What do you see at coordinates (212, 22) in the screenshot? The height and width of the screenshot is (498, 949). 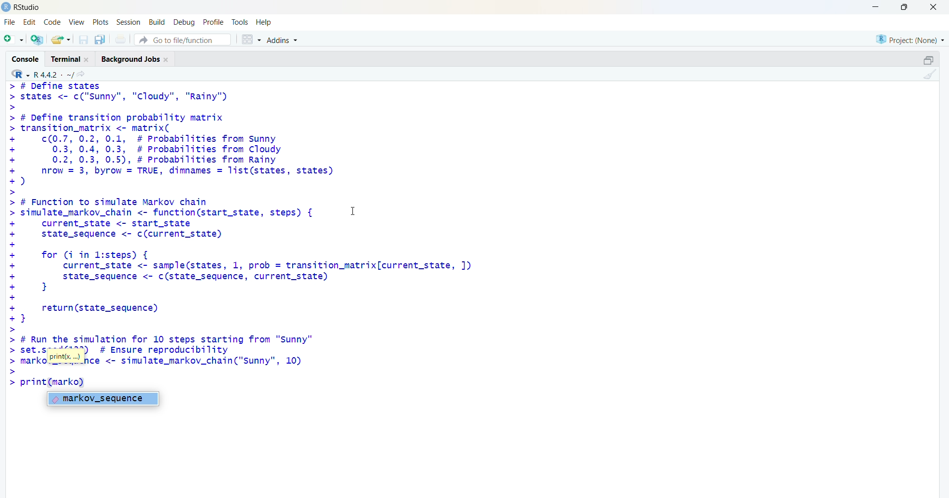 I see `profile` at bounding box center [212, 22].